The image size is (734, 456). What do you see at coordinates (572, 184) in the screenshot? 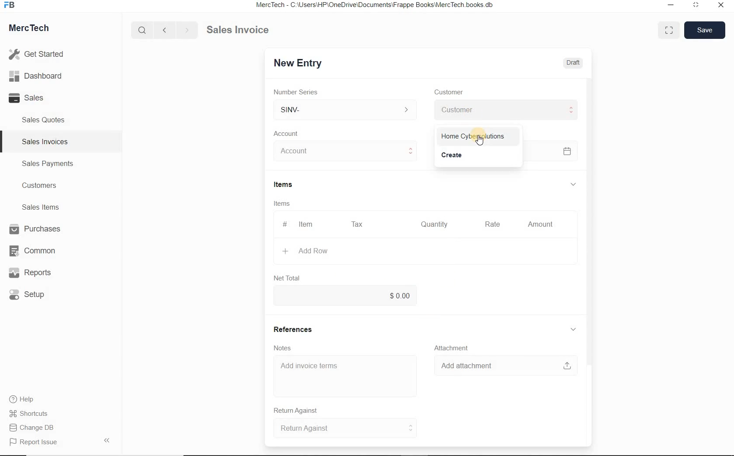
I see `hide sub menu` at bounding box center [572, 184].